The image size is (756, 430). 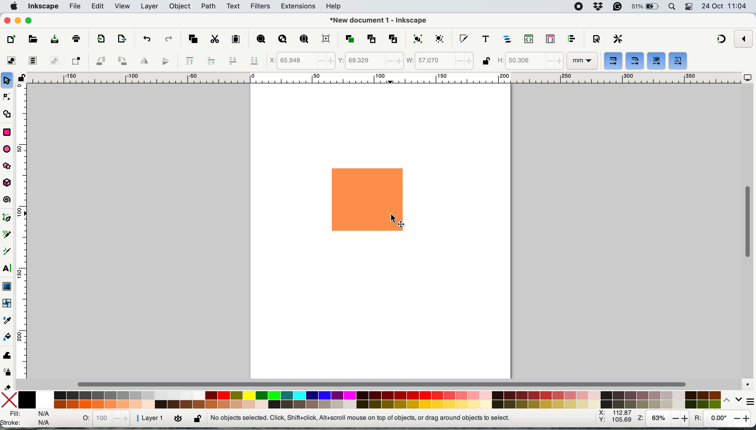 What do you see at coordinates (378, 21) in the screenshot?
I see `document name` at bounding box center [378, 21].